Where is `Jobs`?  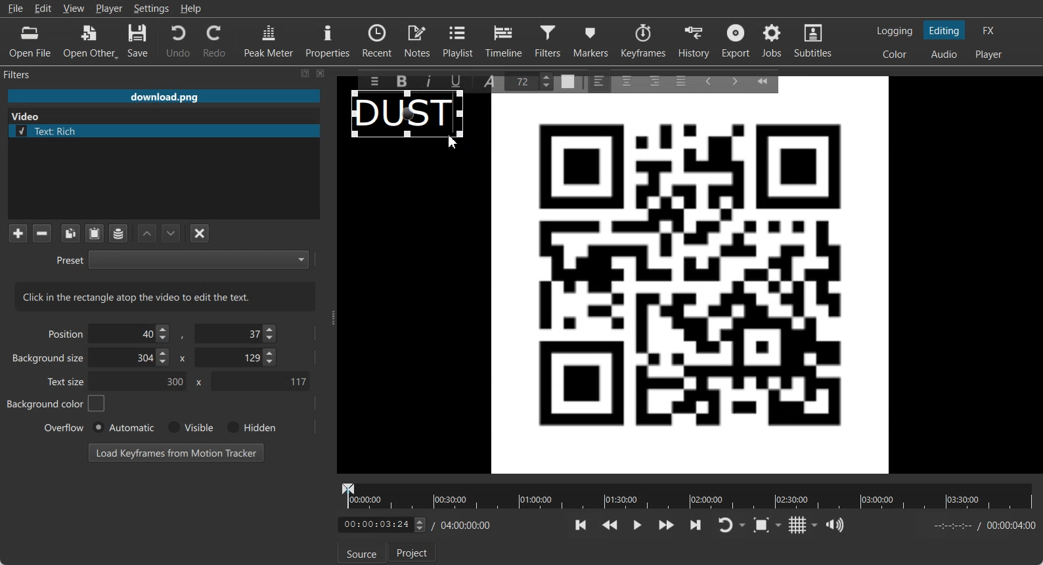
Jobs is located at coordinates (773, 41).